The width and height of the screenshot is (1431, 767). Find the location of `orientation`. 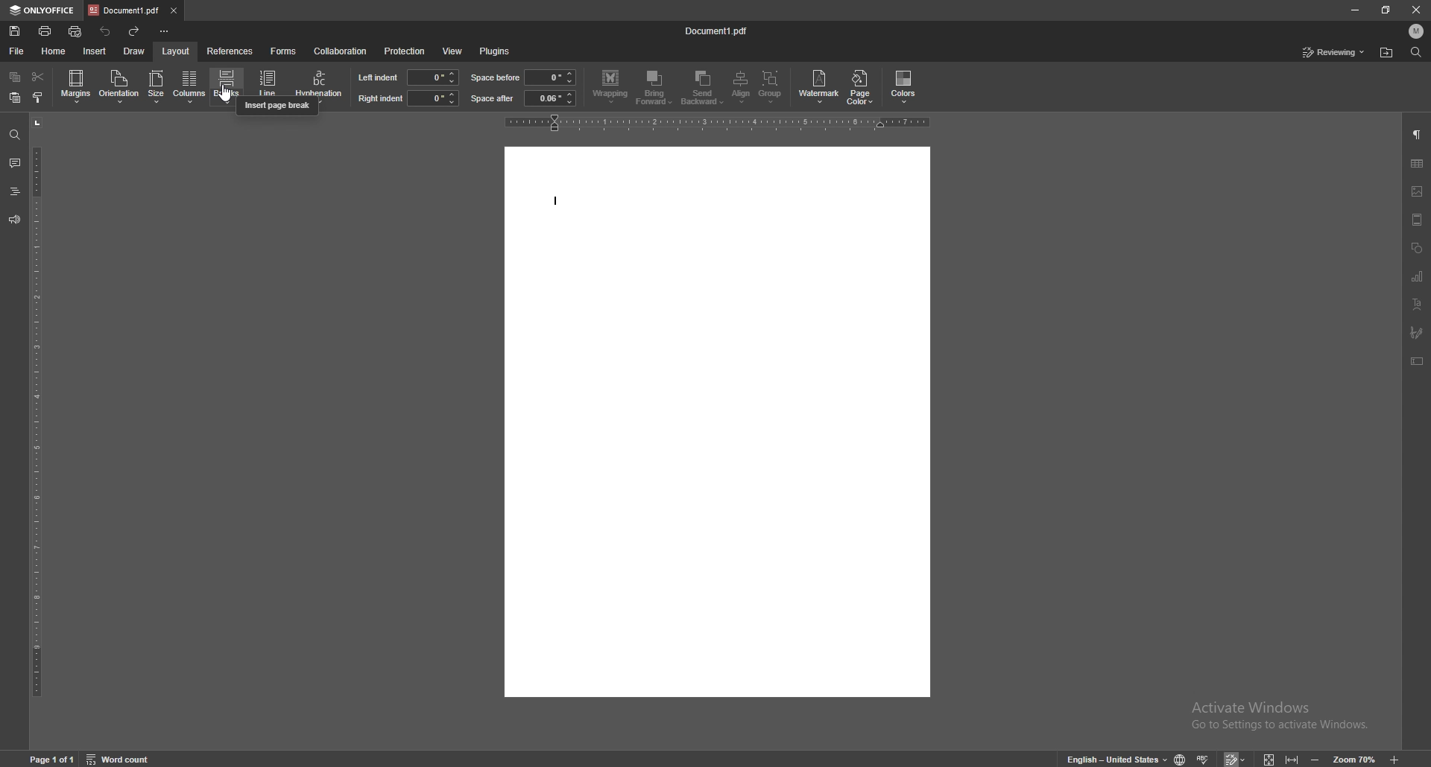

orientation is located at coordinates (120, 86).